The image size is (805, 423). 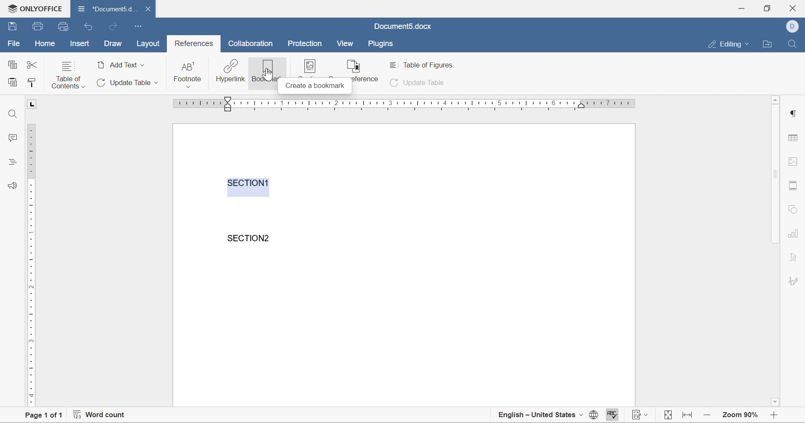 What do you see at coordinates (46, 43) in the screenshot?
I see `home` at bounding box center [46, 43].